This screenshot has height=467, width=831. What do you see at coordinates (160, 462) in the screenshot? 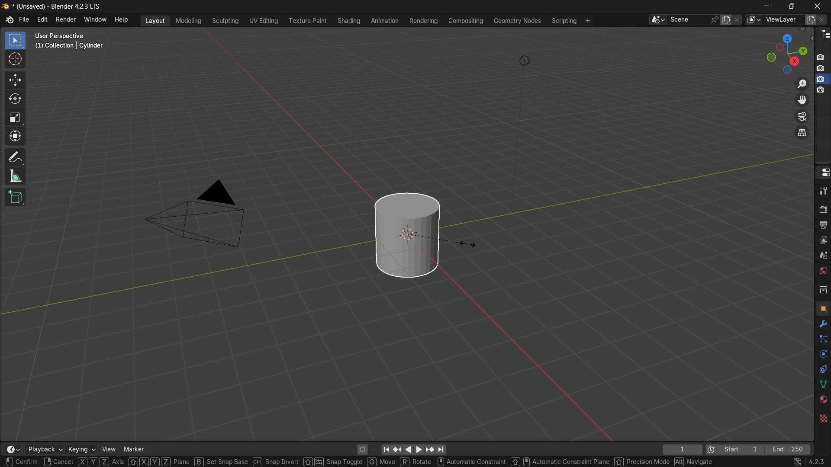
I see `hold shift and X,Y,Z to change Plane` at bounding box center [160, 462].